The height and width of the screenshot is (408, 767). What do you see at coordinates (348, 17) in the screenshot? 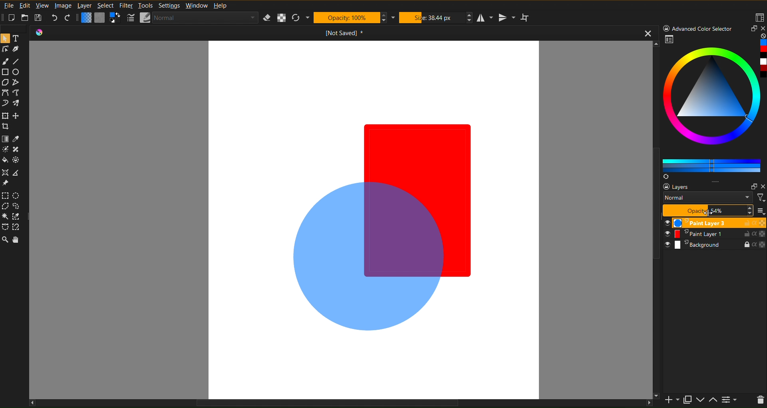
I see `Opacity` at bounding box center [348, 17].